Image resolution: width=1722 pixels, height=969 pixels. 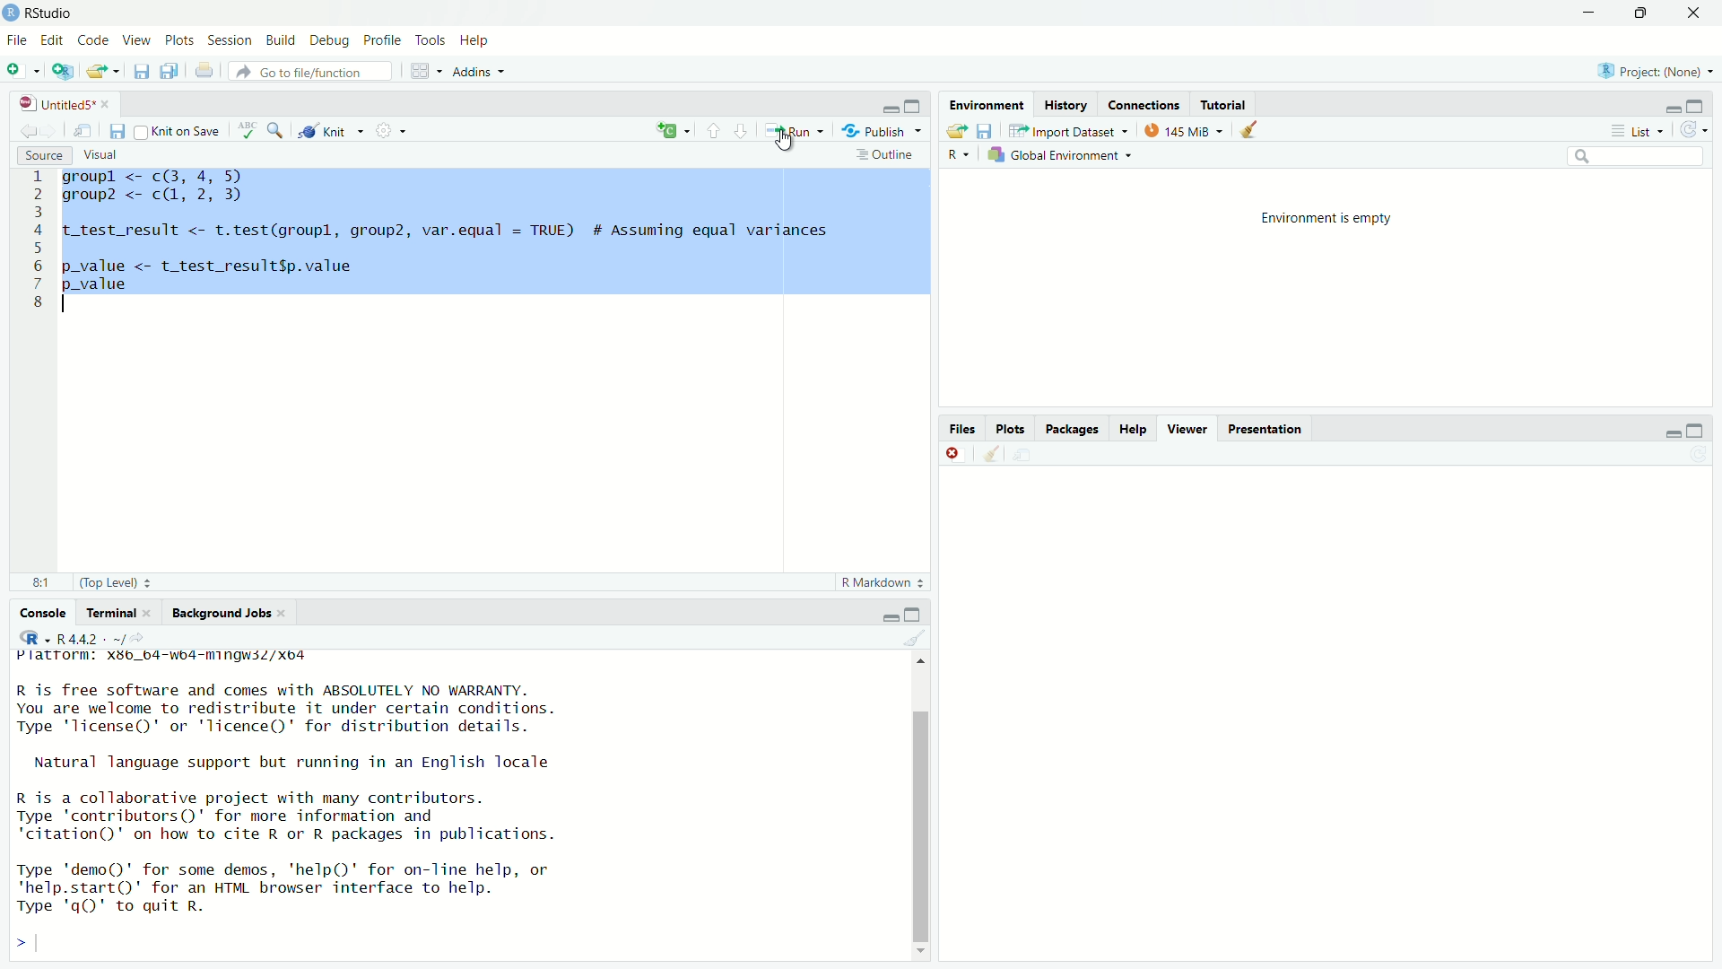 What do you see at coordinates (282, 38) in the screenshot?
I see `Build` at bounding box center [282, 38].